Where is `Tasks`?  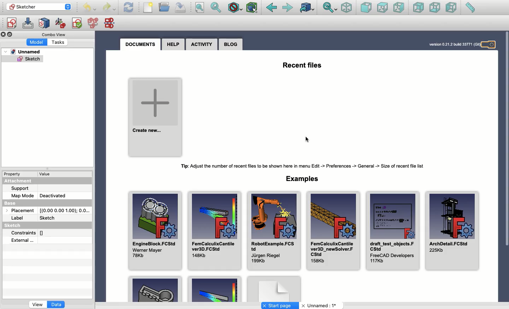
Tasks is located at coordinates (59, 42).